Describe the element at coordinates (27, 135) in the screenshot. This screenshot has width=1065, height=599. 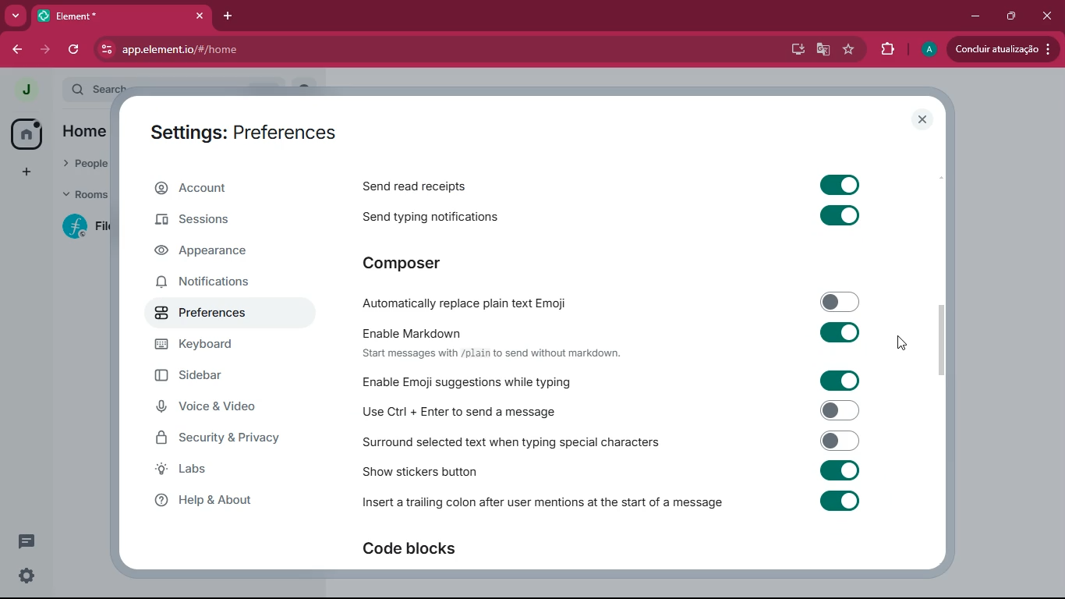
I see `home` at that location.